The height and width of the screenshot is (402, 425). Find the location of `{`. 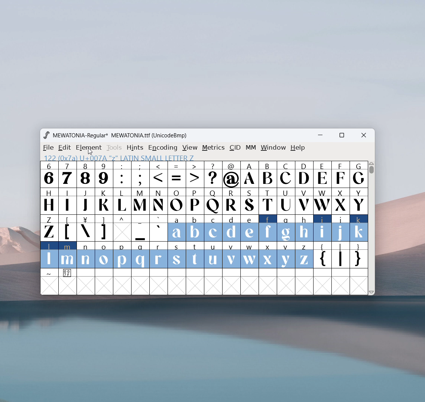

{ is located at coordinates (322, 256).